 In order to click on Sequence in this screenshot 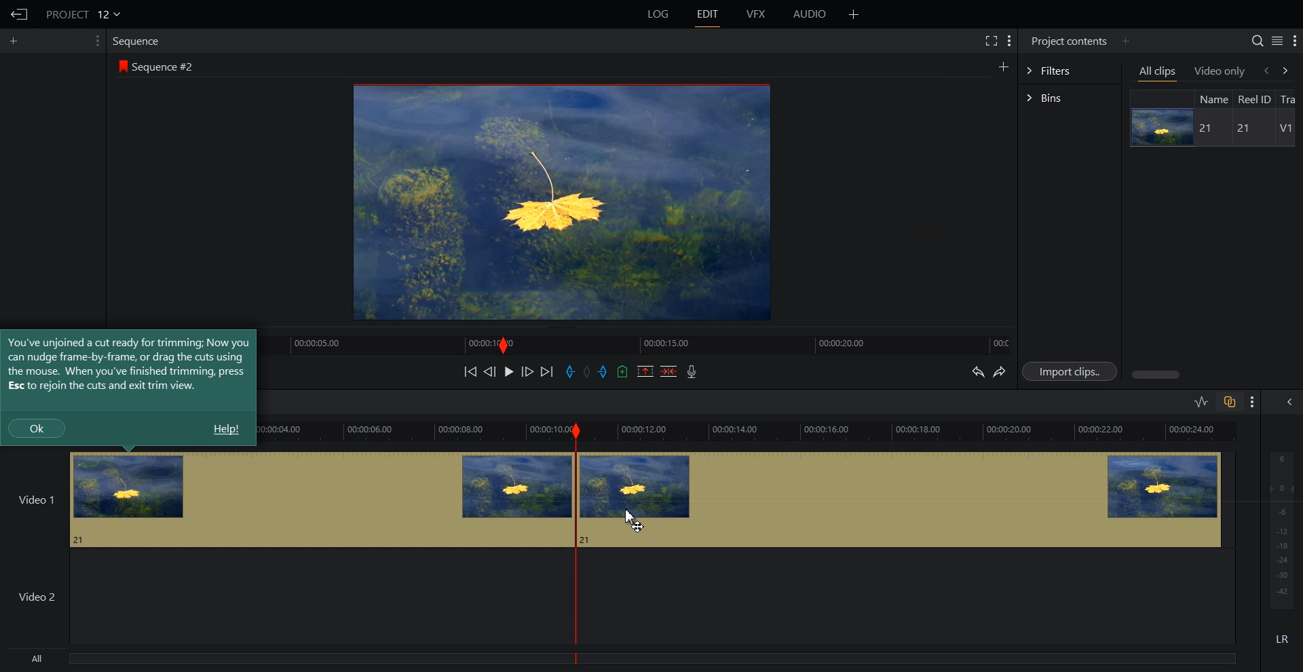, I will do `click(138, 42)`.